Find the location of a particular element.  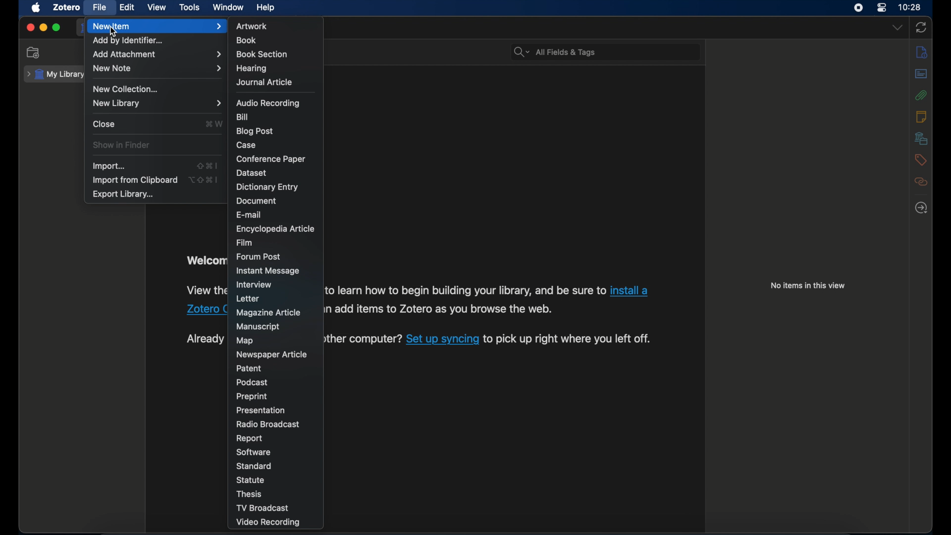

link is located at coordinates (567, 338).